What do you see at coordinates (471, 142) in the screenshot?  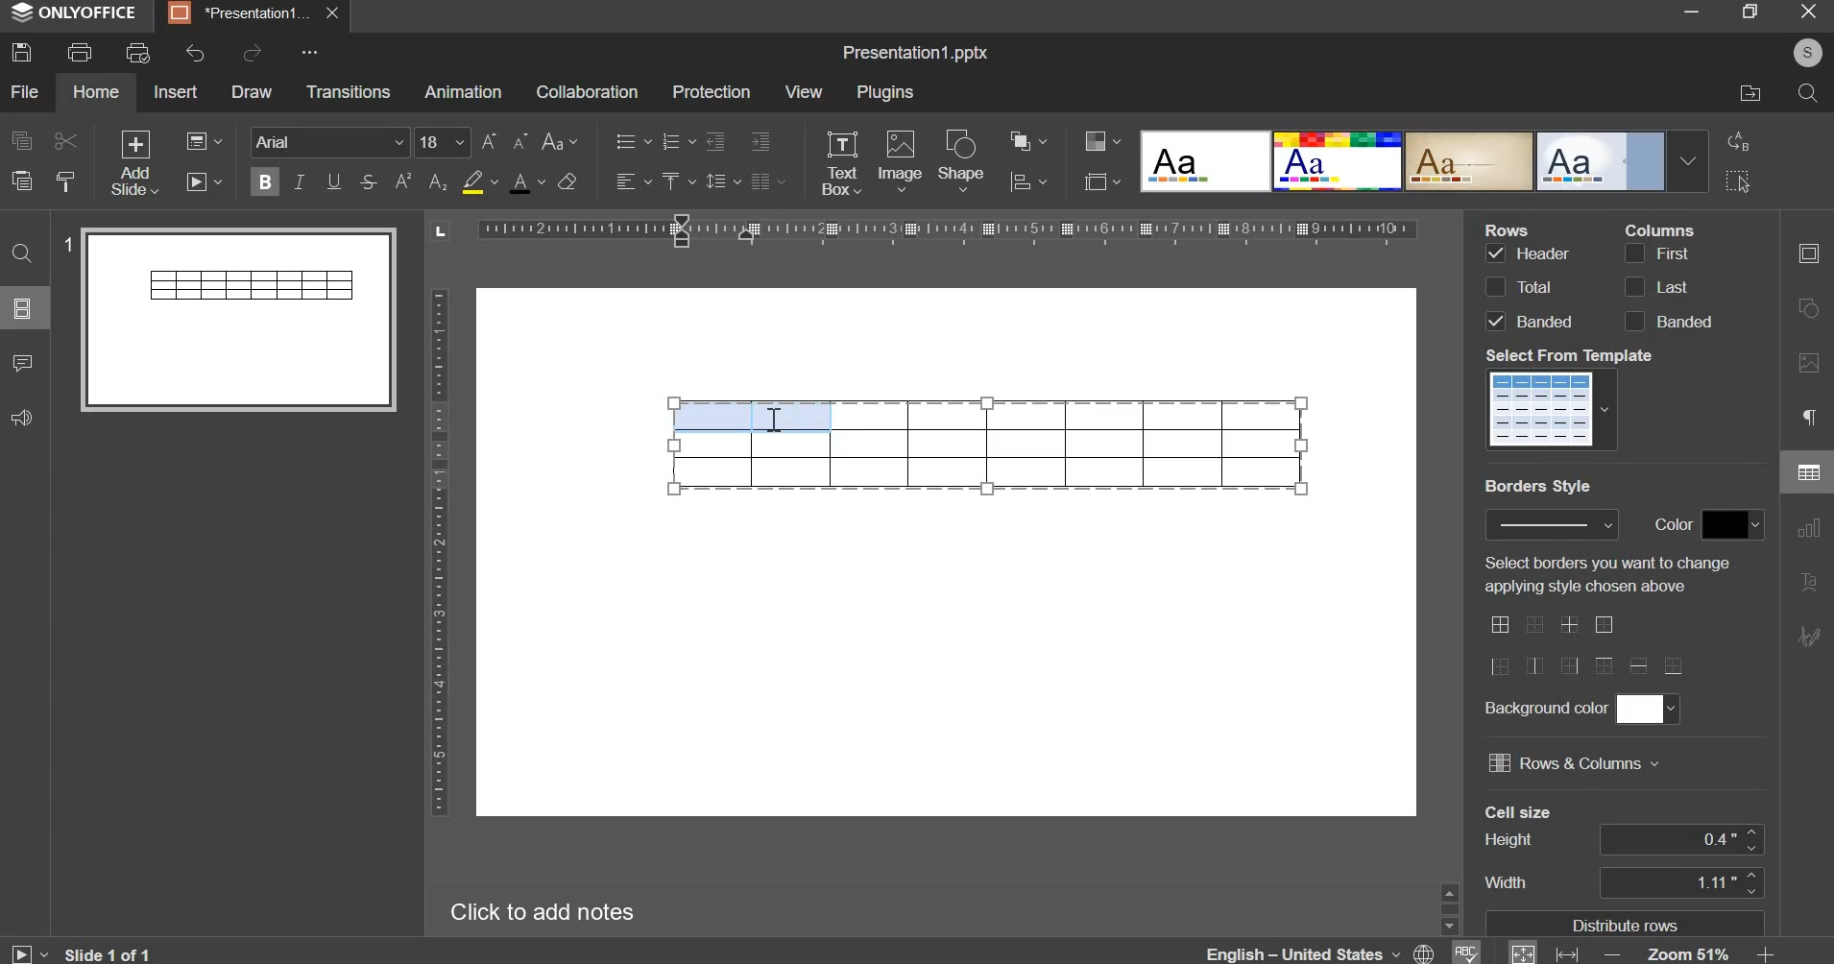 I see `font size` at bounding box center [471, 142].